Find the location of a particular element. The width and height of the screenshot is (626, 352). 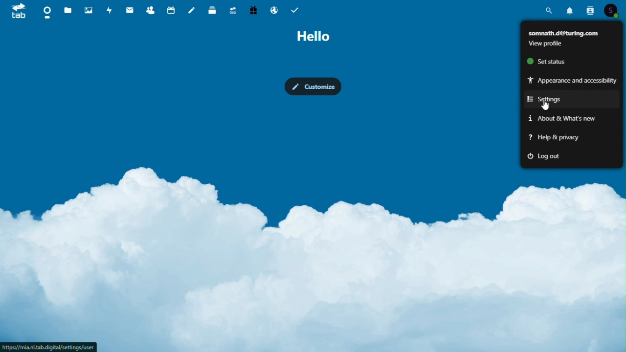

Email hosting is located at coordinates (275, 9).